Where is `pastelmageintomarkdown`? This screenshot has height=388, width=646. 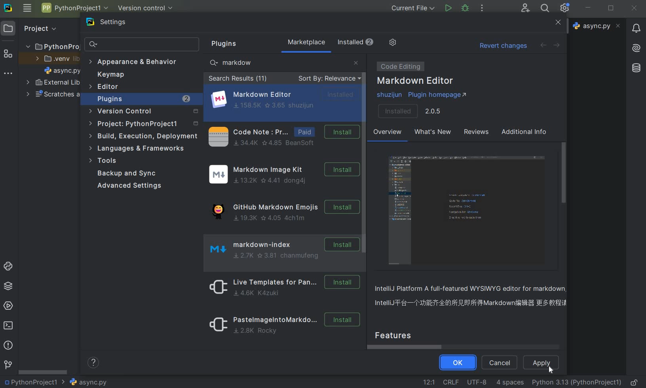 pastelmageintomarkdown is located at coordinates (282, 326).